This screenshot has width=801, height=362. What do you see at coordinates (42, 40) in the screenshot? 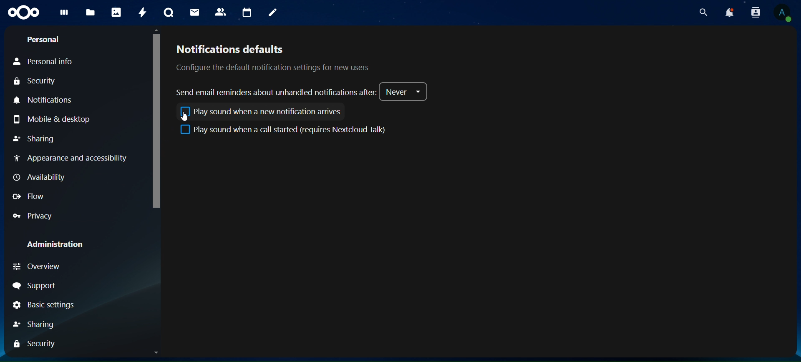
I see `Personal` at bounding box center [42, 40].